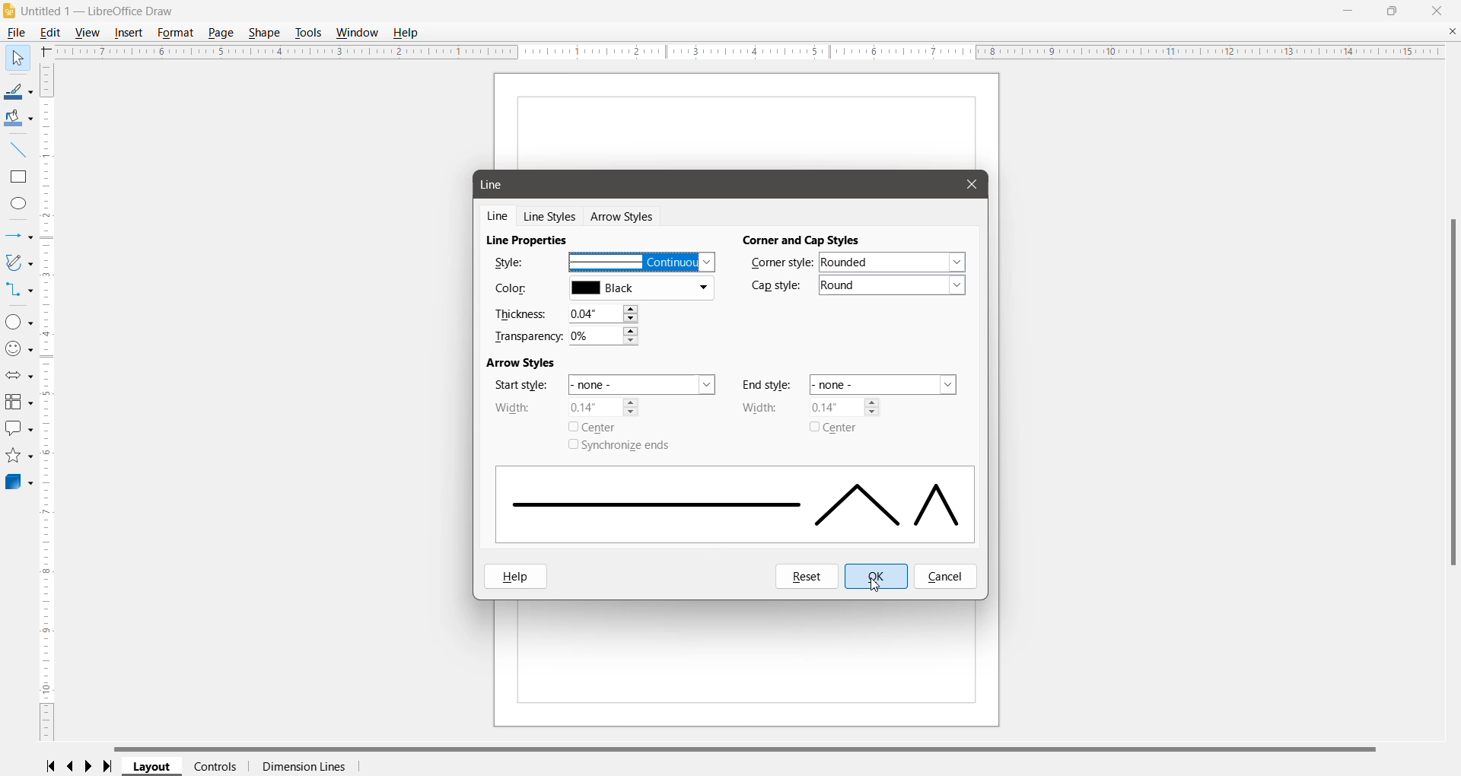  Describe the element at coordinates (152, 767) in the screenshot. I see `Layout` at that location.